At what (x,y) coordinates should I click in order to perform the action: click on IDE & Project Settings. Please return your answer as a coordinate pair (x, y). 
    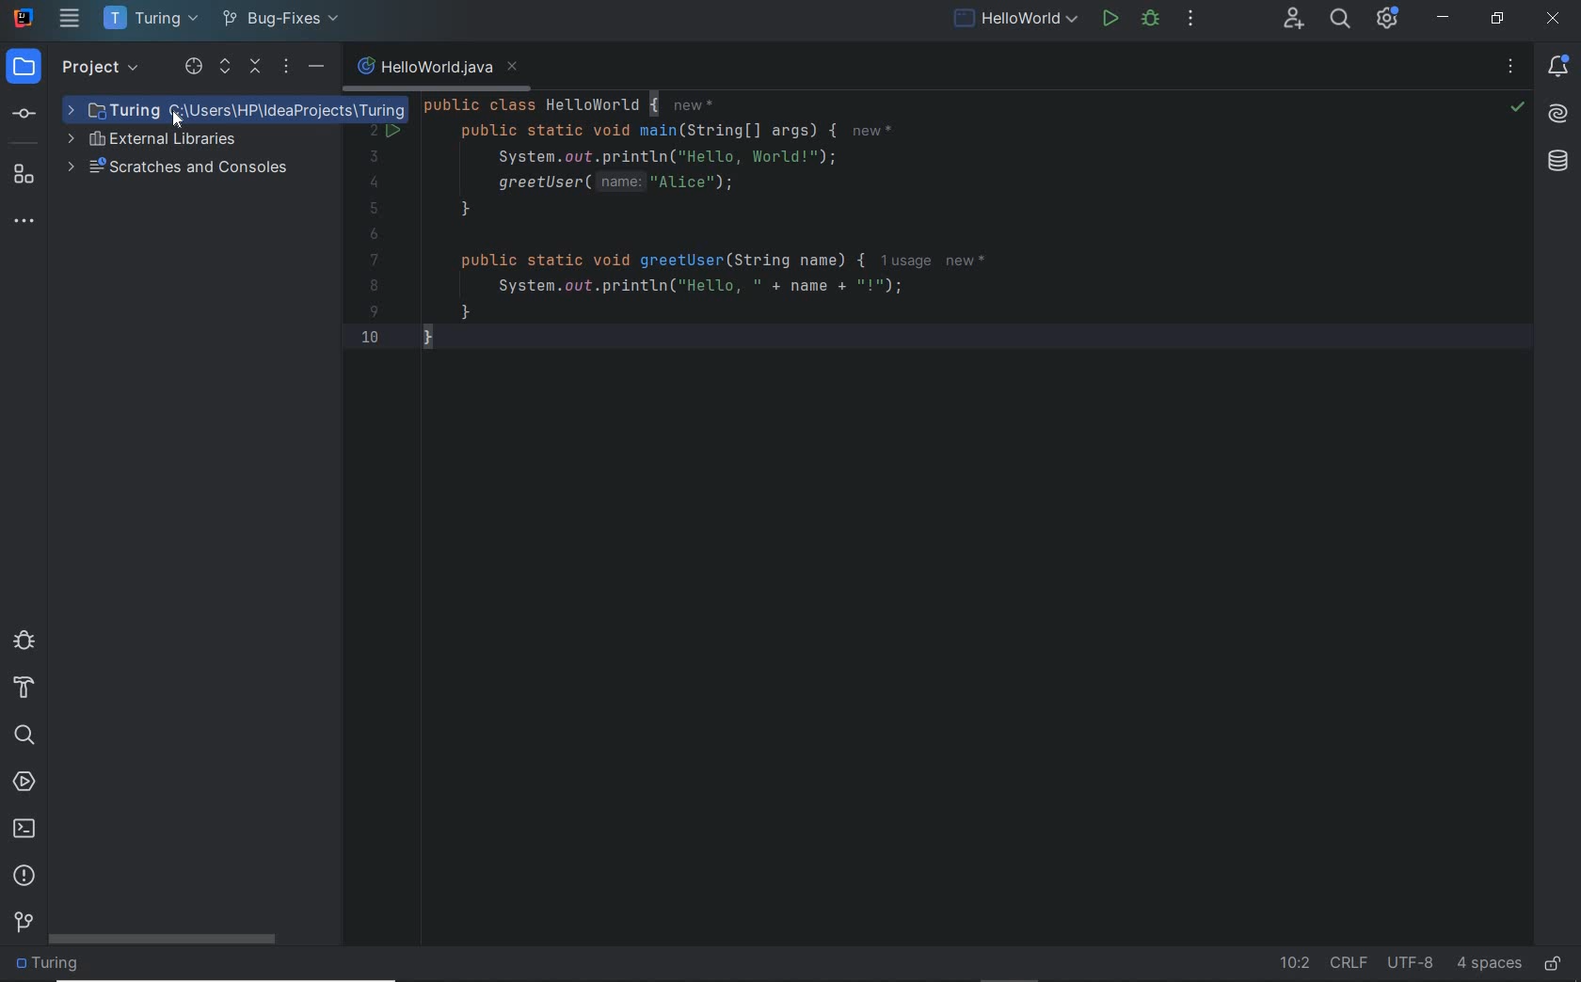
    Looking at the image, I should click on (1389, 20).